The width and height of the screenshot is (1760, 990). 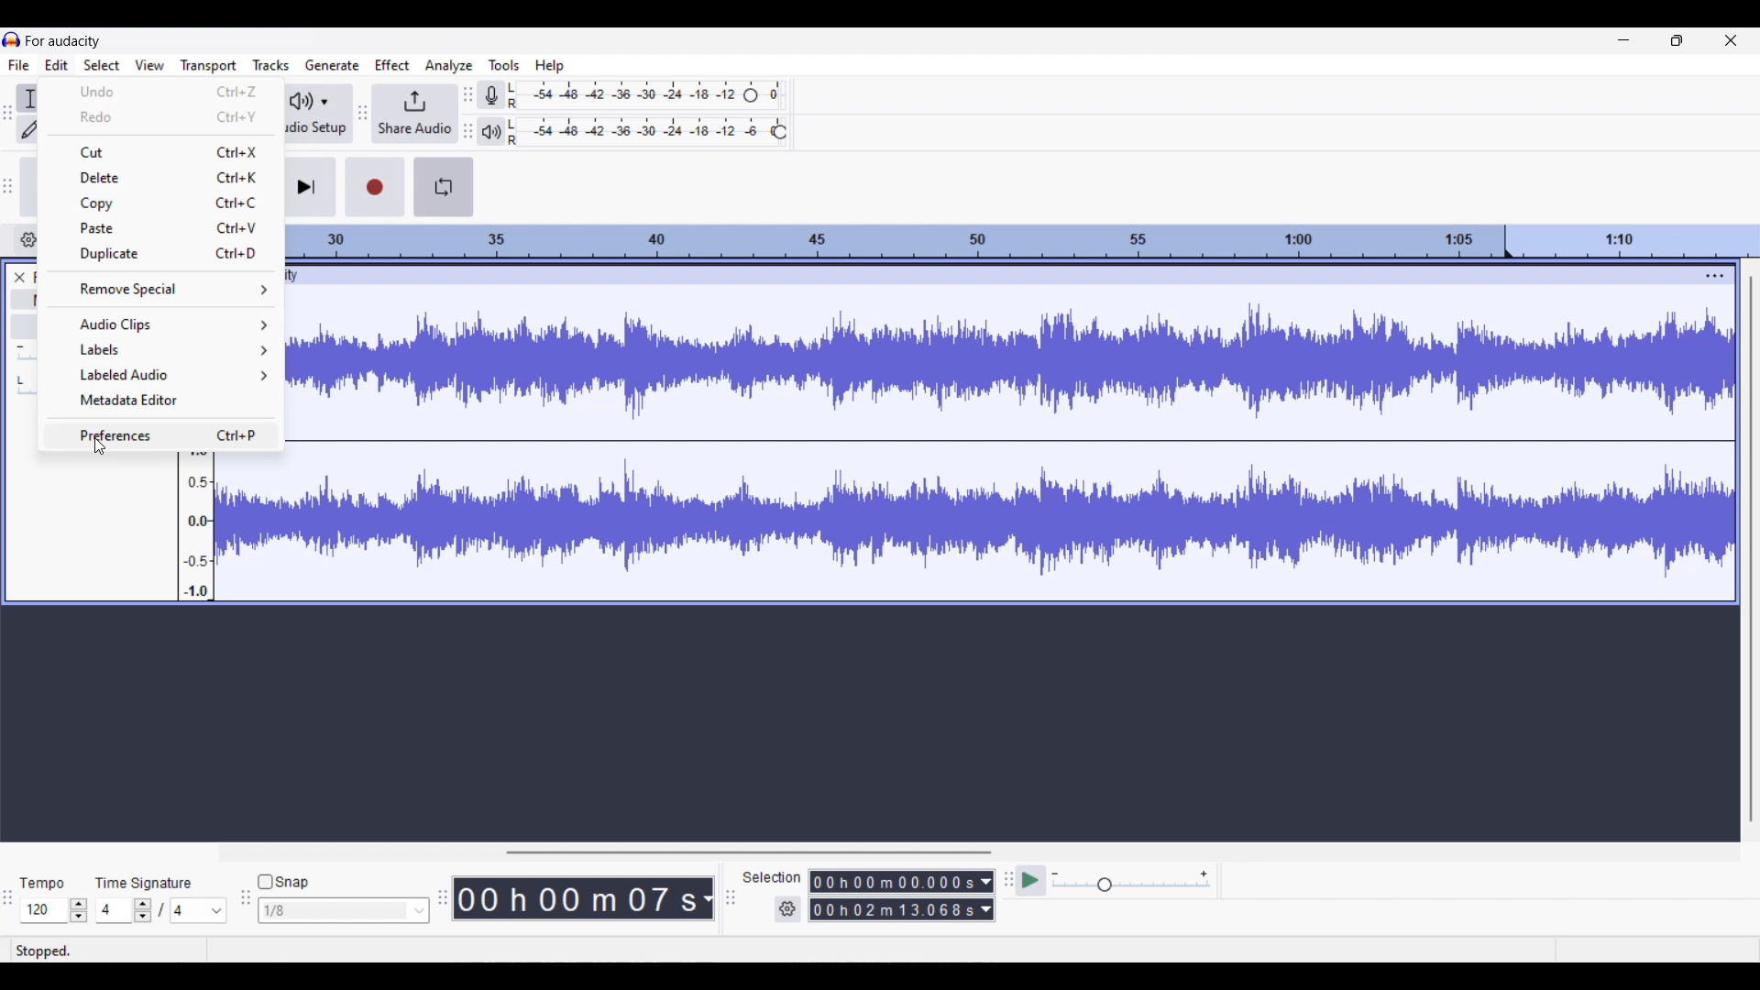 I want to click on Playback speed scale, so click(x=1131, y=880).